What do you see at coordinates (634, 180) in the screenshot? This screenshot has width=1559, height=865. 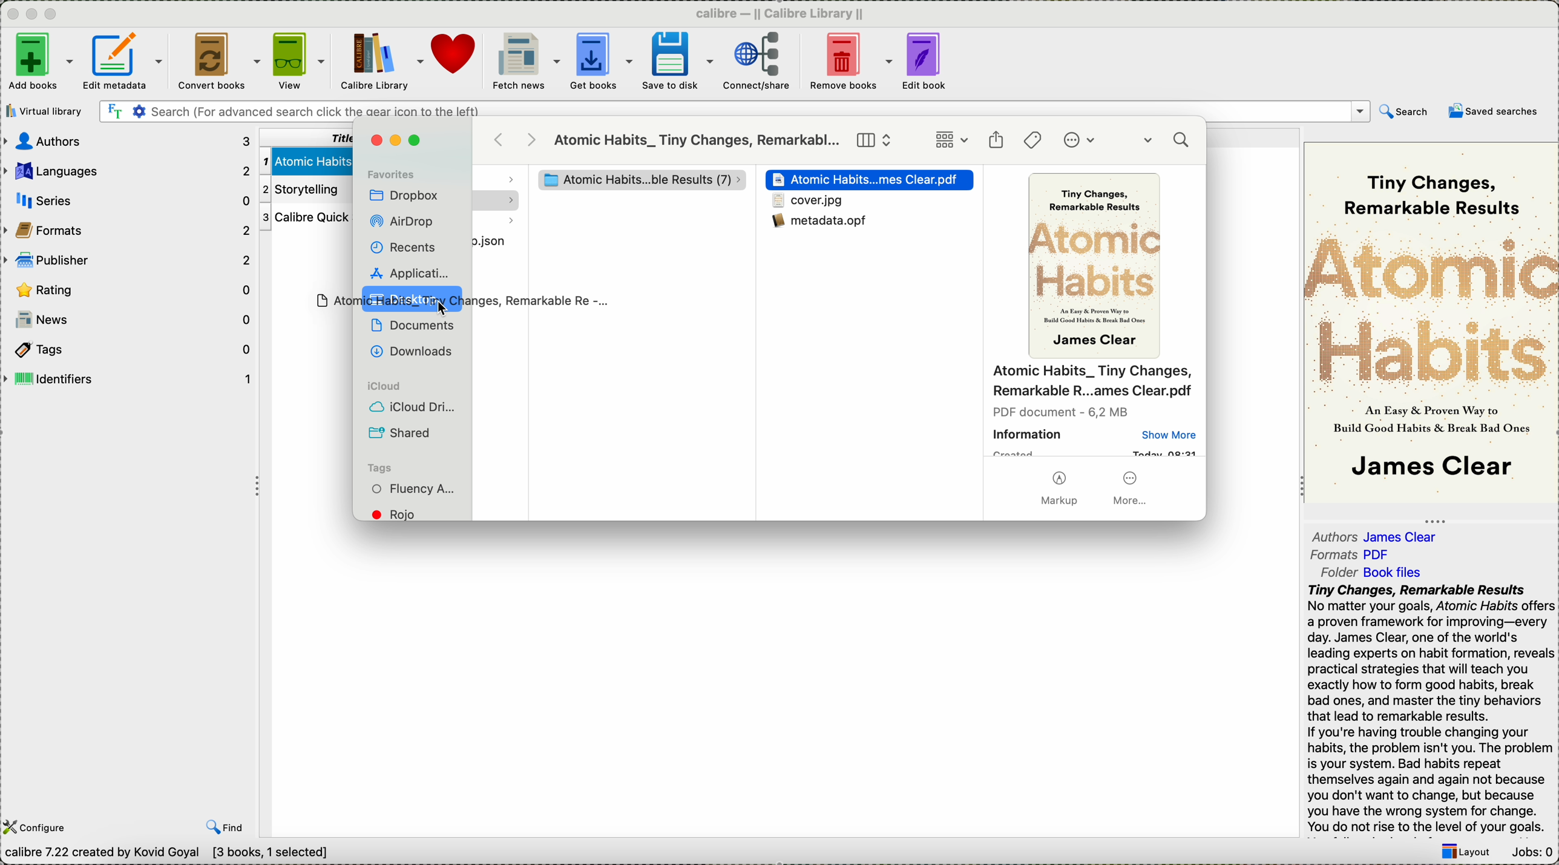 I see `bobette buster` at bounding box center [634, 180].